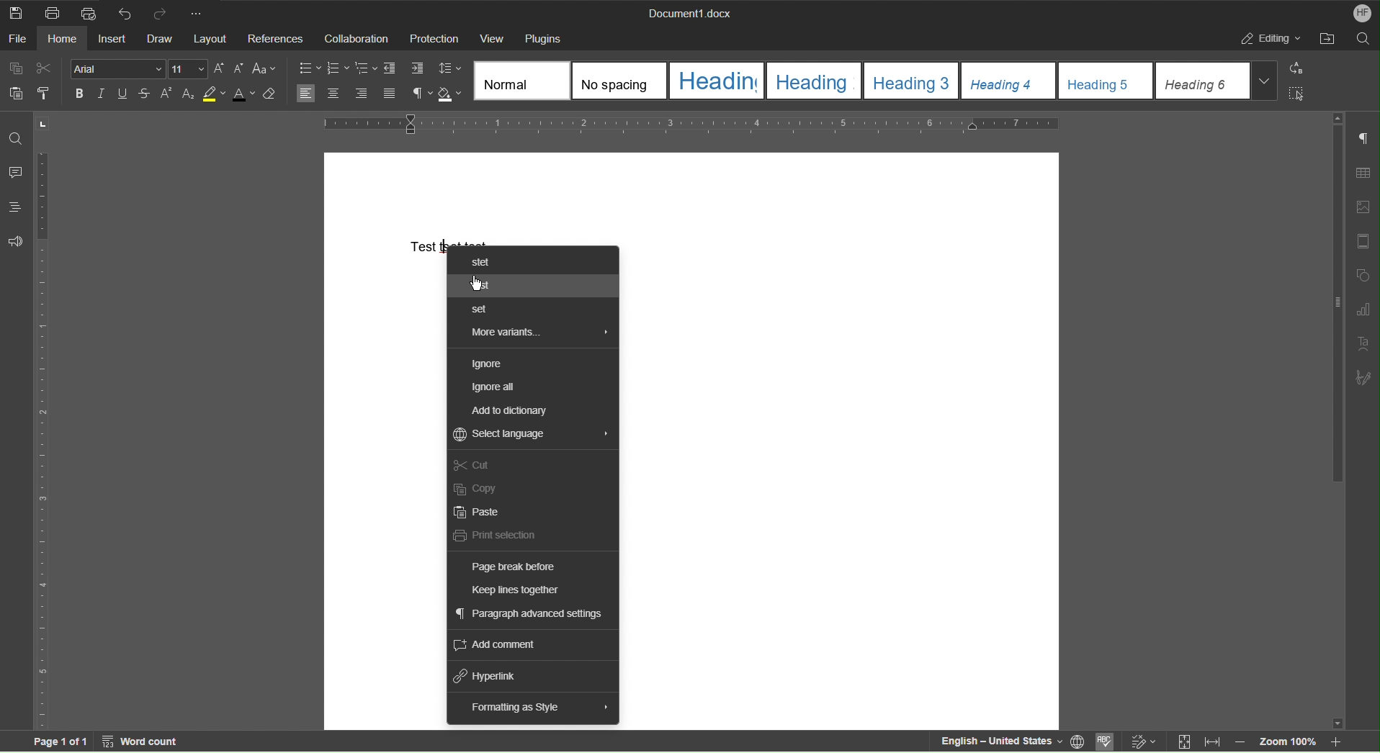 This screenshot has height=753, width=1380. Describe the element at coordinates (481, 490) in the screenshot. I see `Copy` at that location.